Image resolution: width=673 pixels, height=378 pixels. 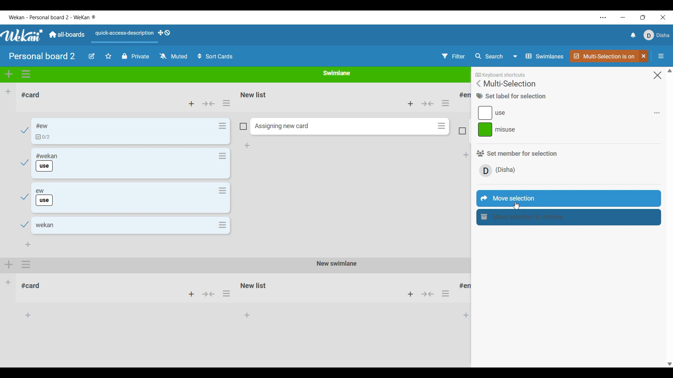 What do you see at coordinates (669, 364) in the screenshot?
I see `Quick slide to bottom` at bounding box center [669, 364].